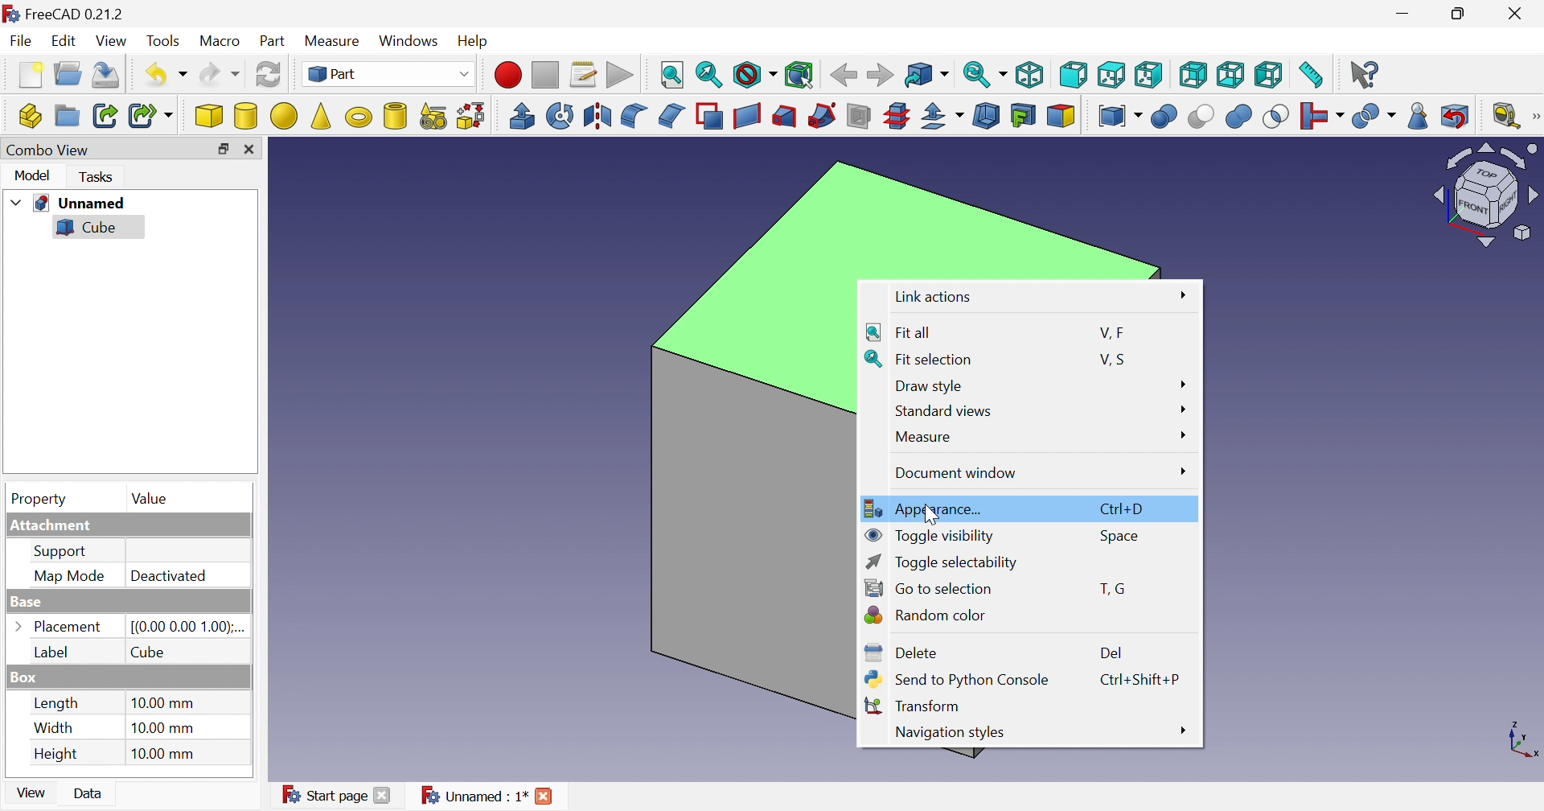 The image size is (1544, 811). Describe the element at coordinates (955, 473) in the screenshot. I see `Document window` at that location.